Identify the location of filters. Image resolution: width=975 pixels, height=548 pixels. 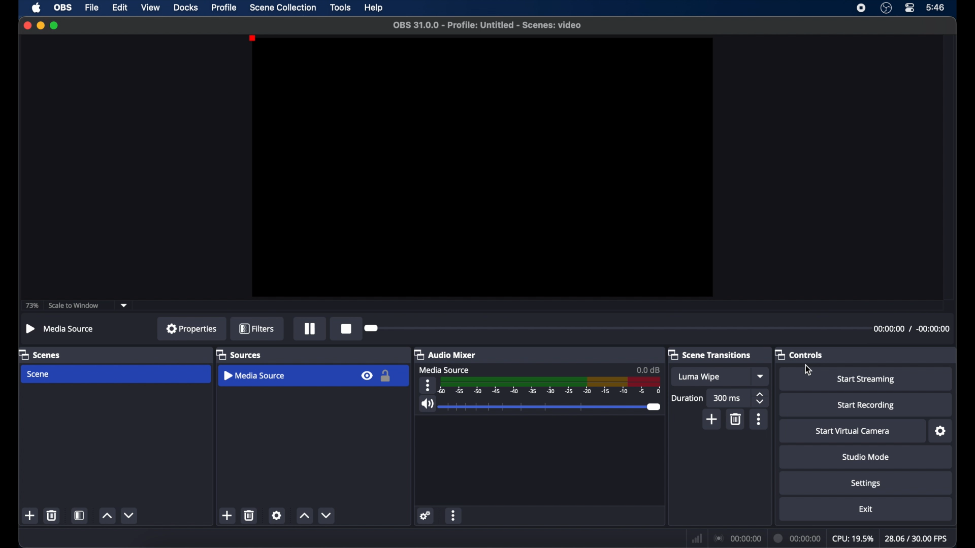
(257, 328).